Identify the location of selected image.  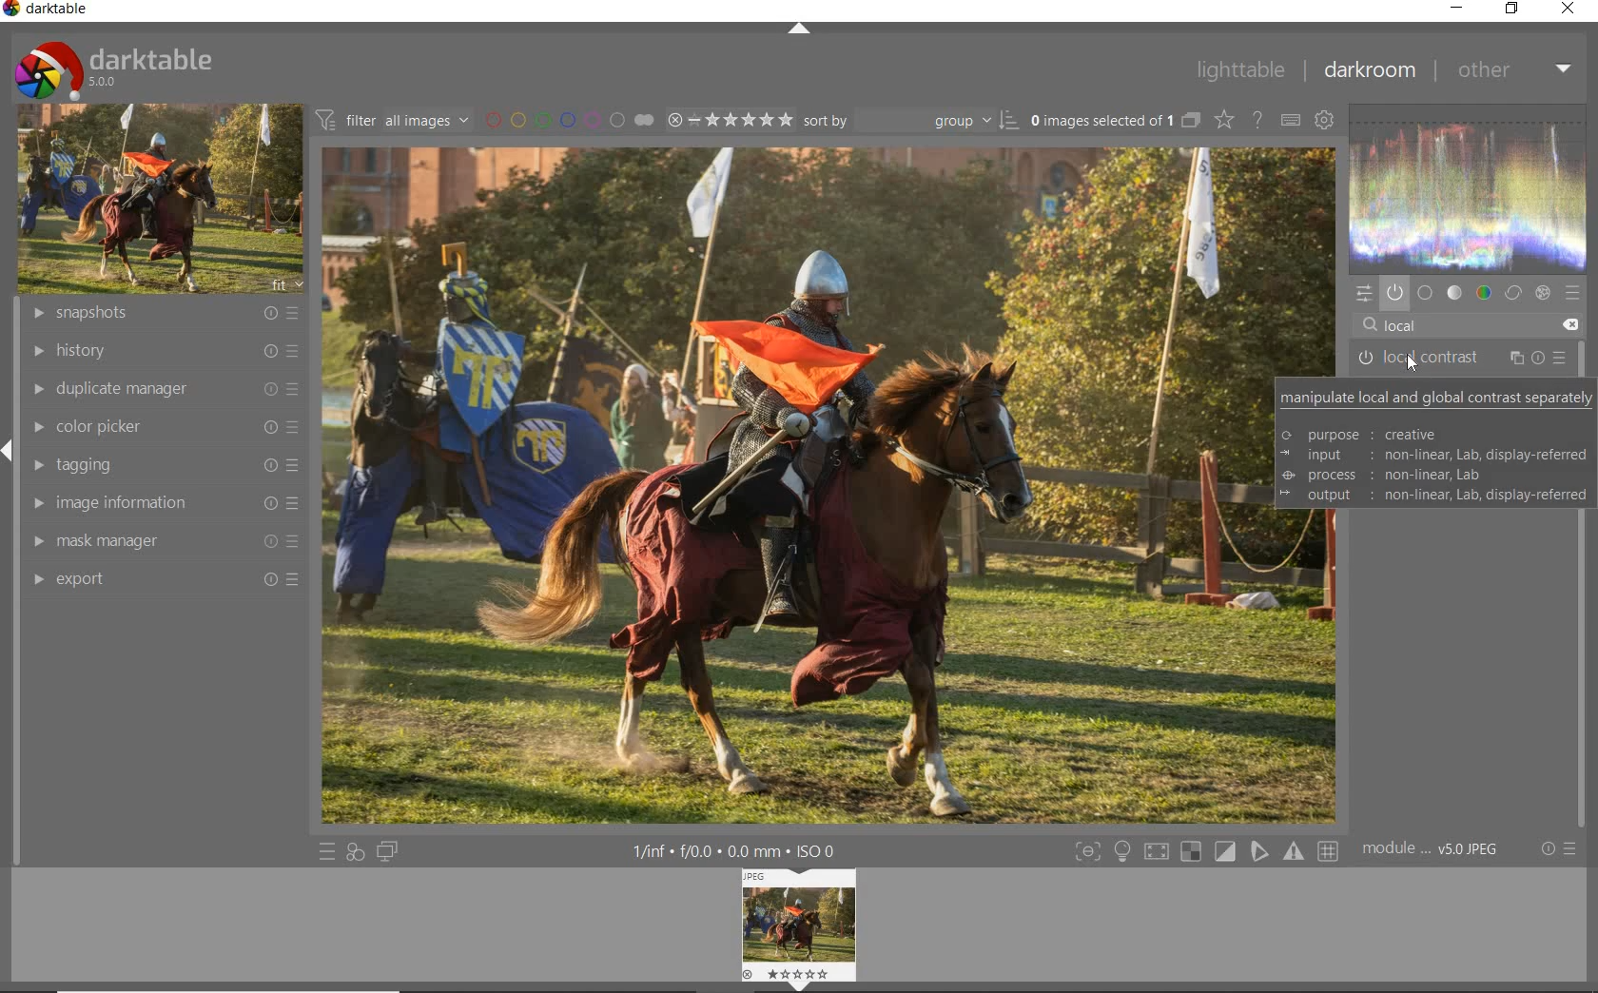
(789, 483).